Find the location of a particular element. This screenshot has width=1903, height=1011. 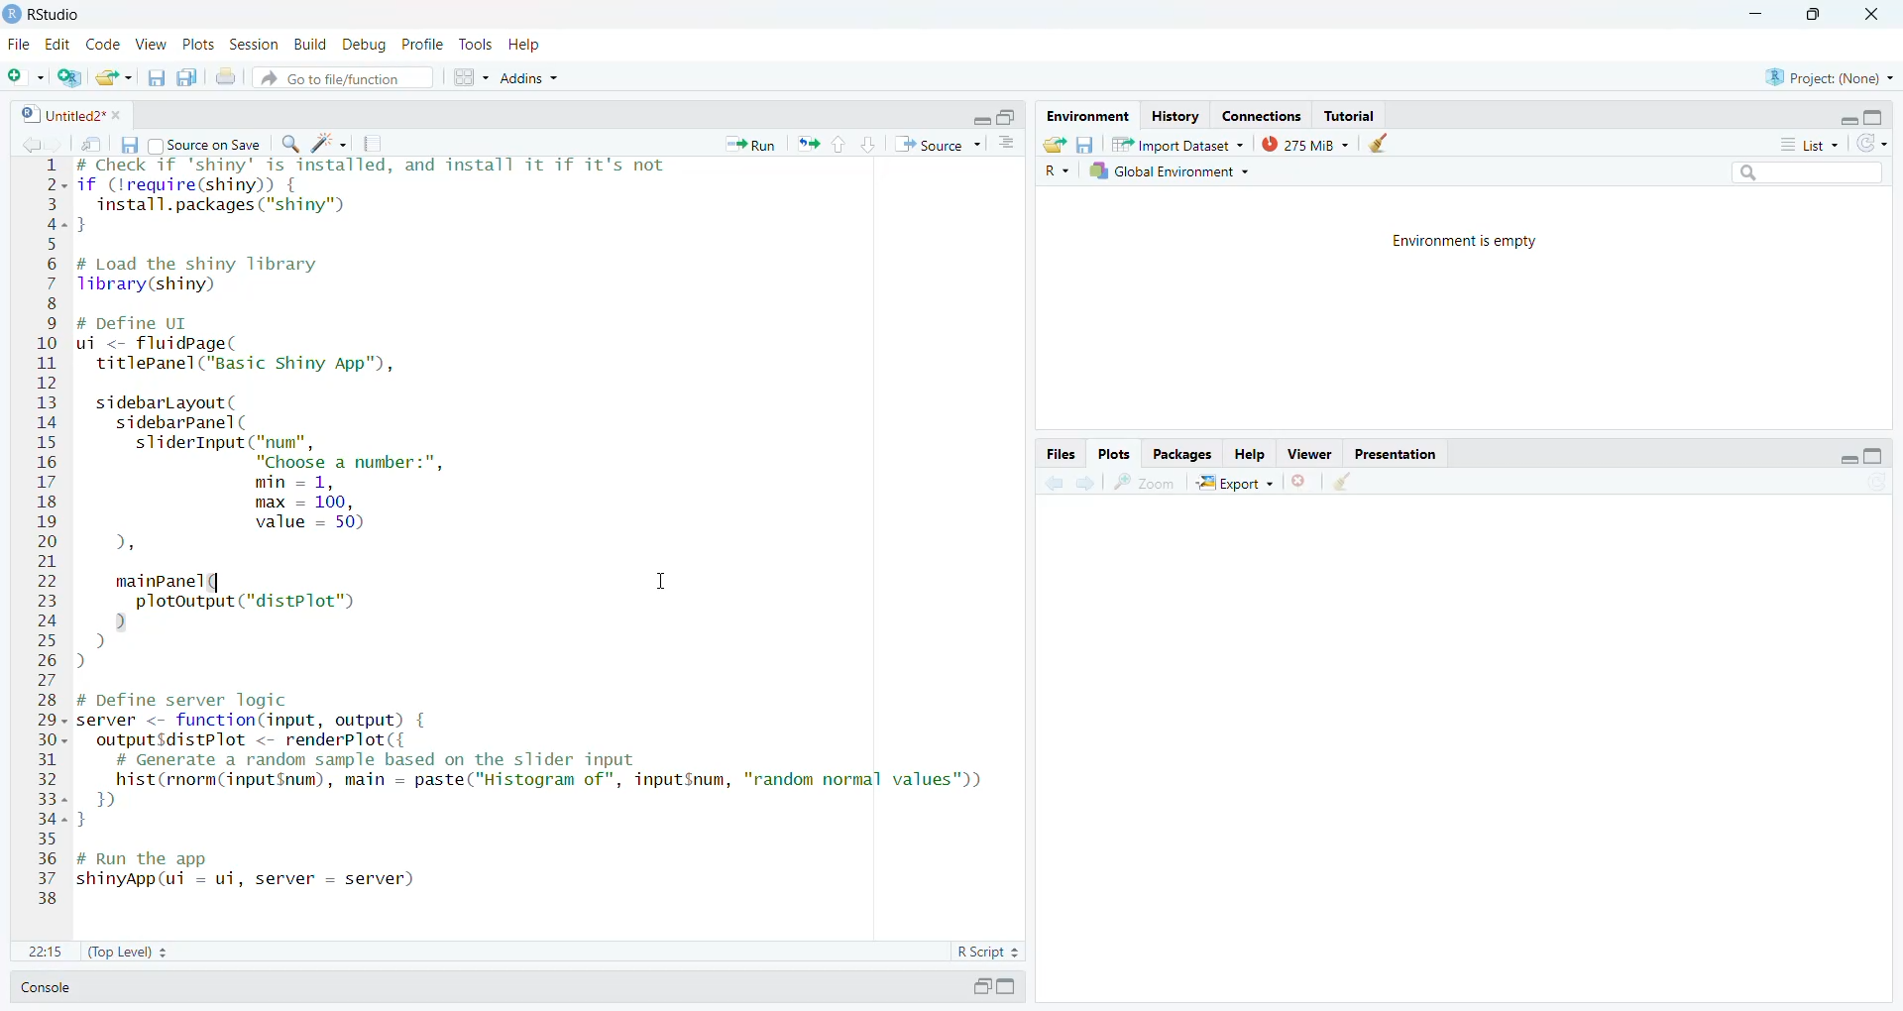

mainPanel(]
plotoutput ("distPlot")
)
)
) is located at coordinates (242, 623).